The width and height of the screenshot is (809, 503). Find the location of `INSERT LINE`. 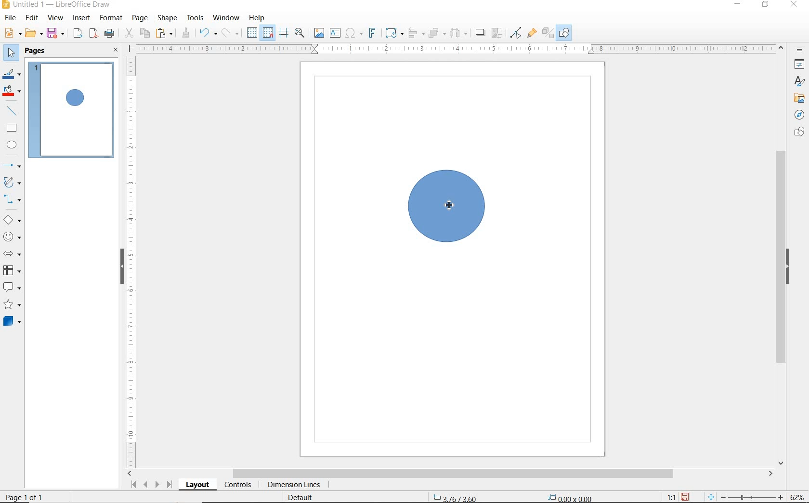

INSERT LINE is located at coordinates (14, 110).